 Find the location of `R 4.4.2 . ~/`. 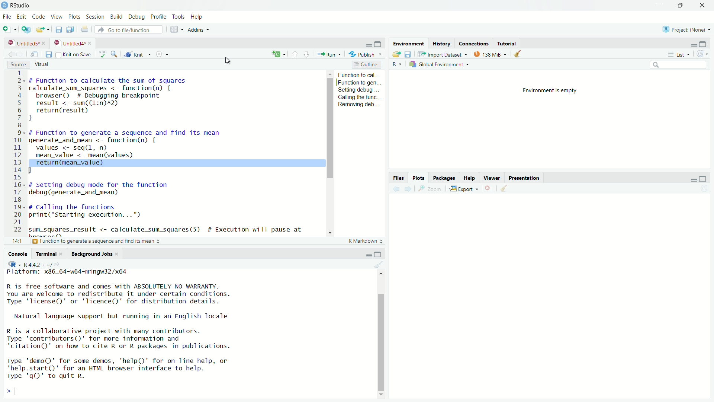

R 4.4.2 . ~/ is located at coordinates (38, 264).